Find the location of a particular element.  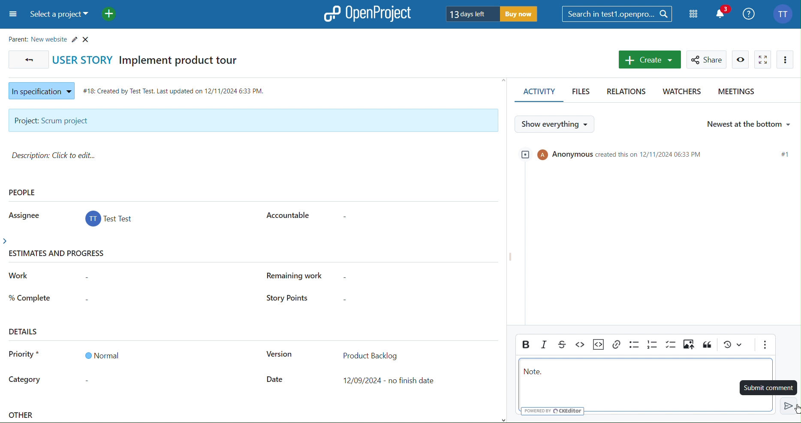

OpenProject is located at coordinates (368, 13).